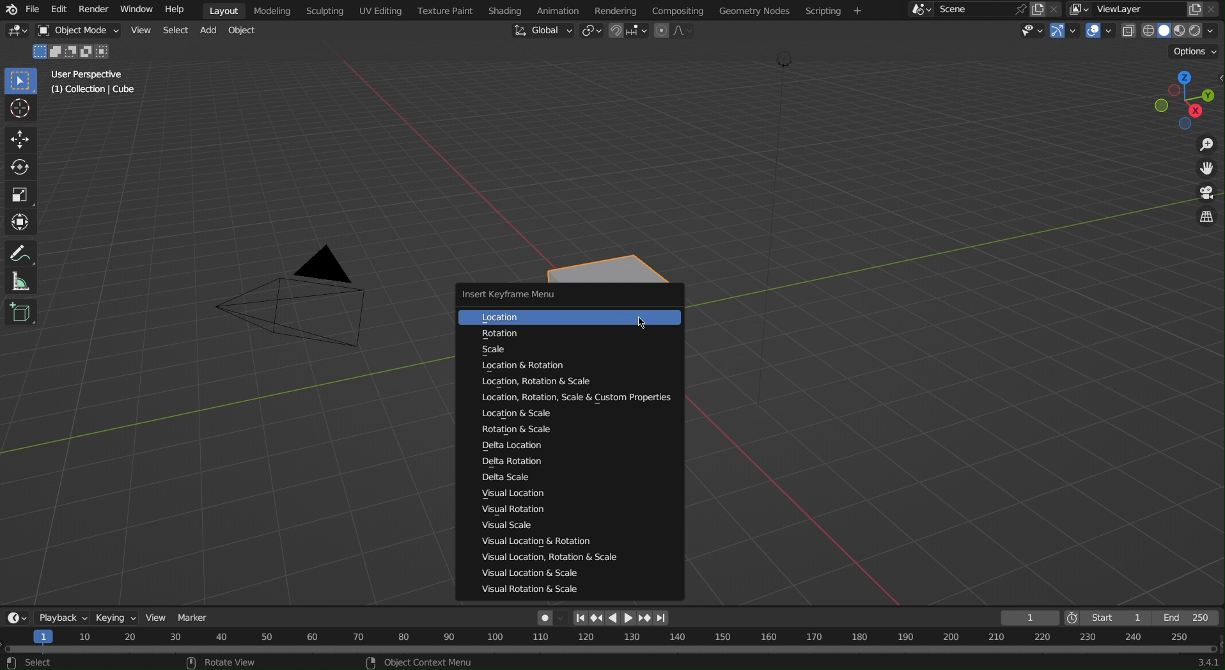  What do you see at coordinates (502, 526) in the screenshot?
I see `Visual Scale` at bounding box center [502, 526].